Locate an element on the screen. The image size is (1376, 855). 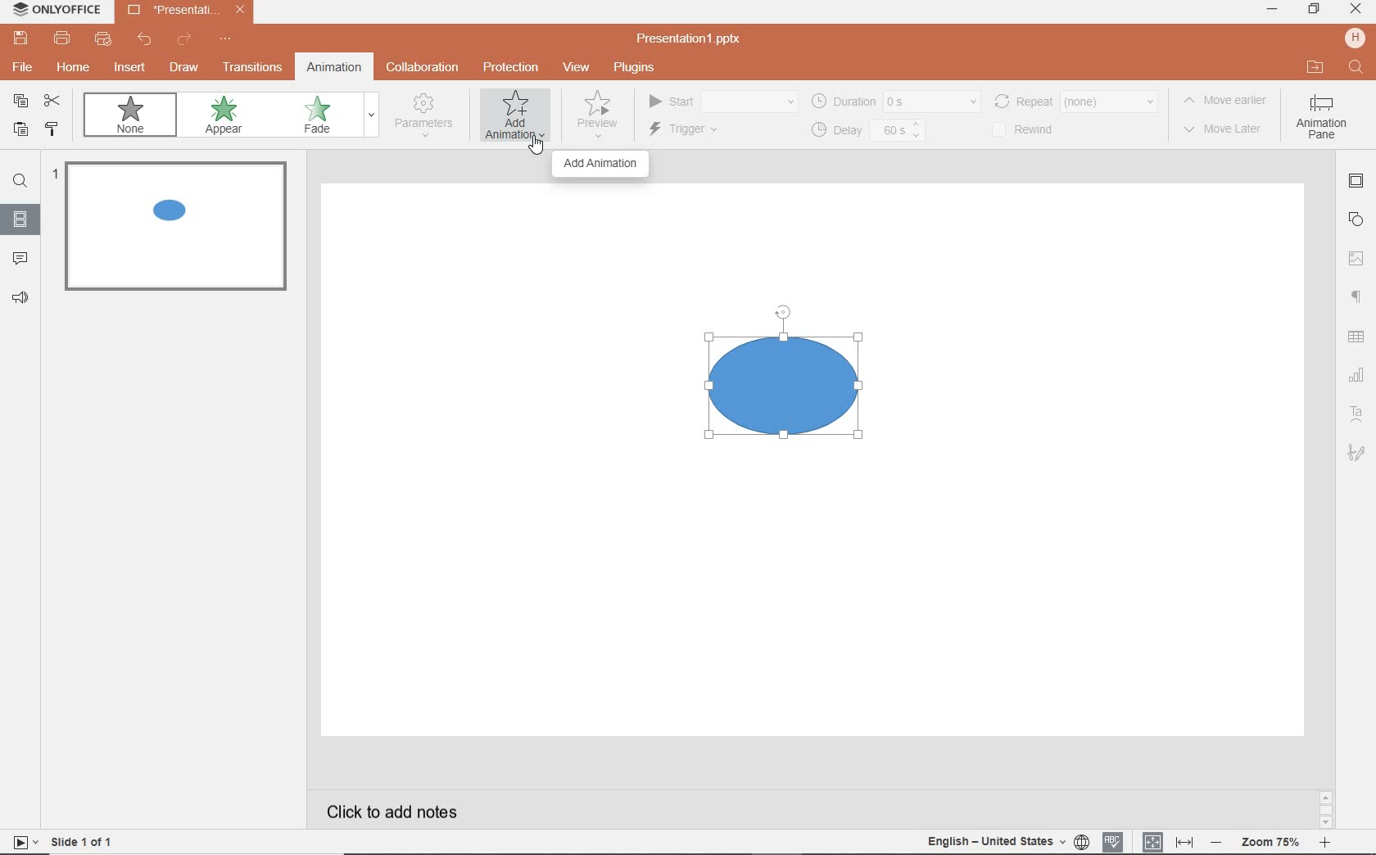
spell checking is located at coordinates (1111, 841).